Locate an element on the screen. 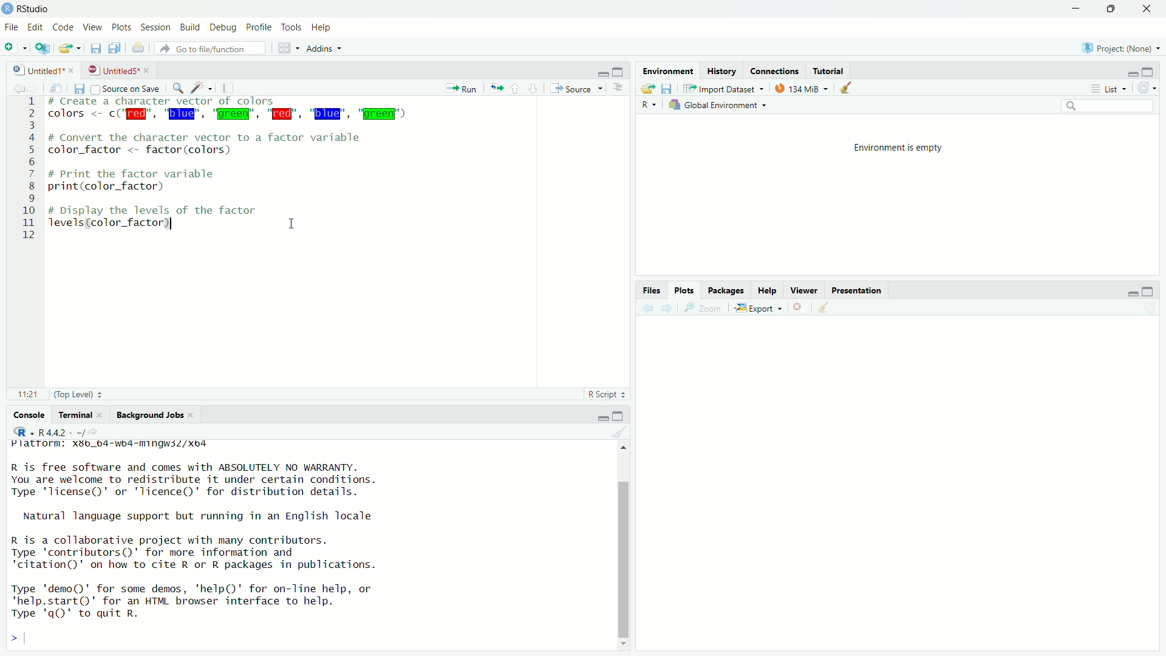 Image resolution: width=1166 pixels, height=656 pixels. go to previous section/chunk is located at coordinates (517, 89).